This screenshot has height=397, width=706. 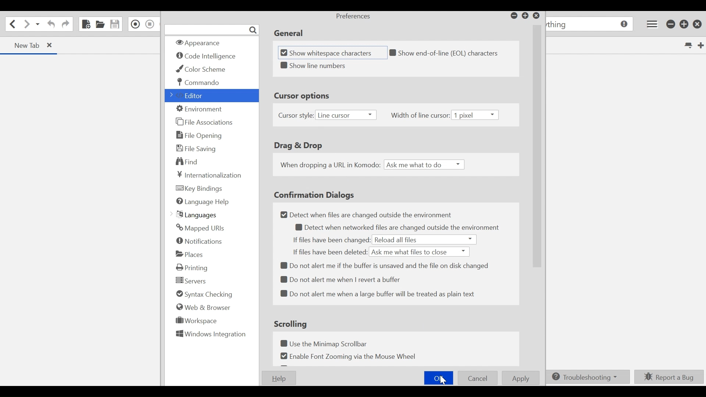 I want to click on Recent location, so click(x=38, y=25).